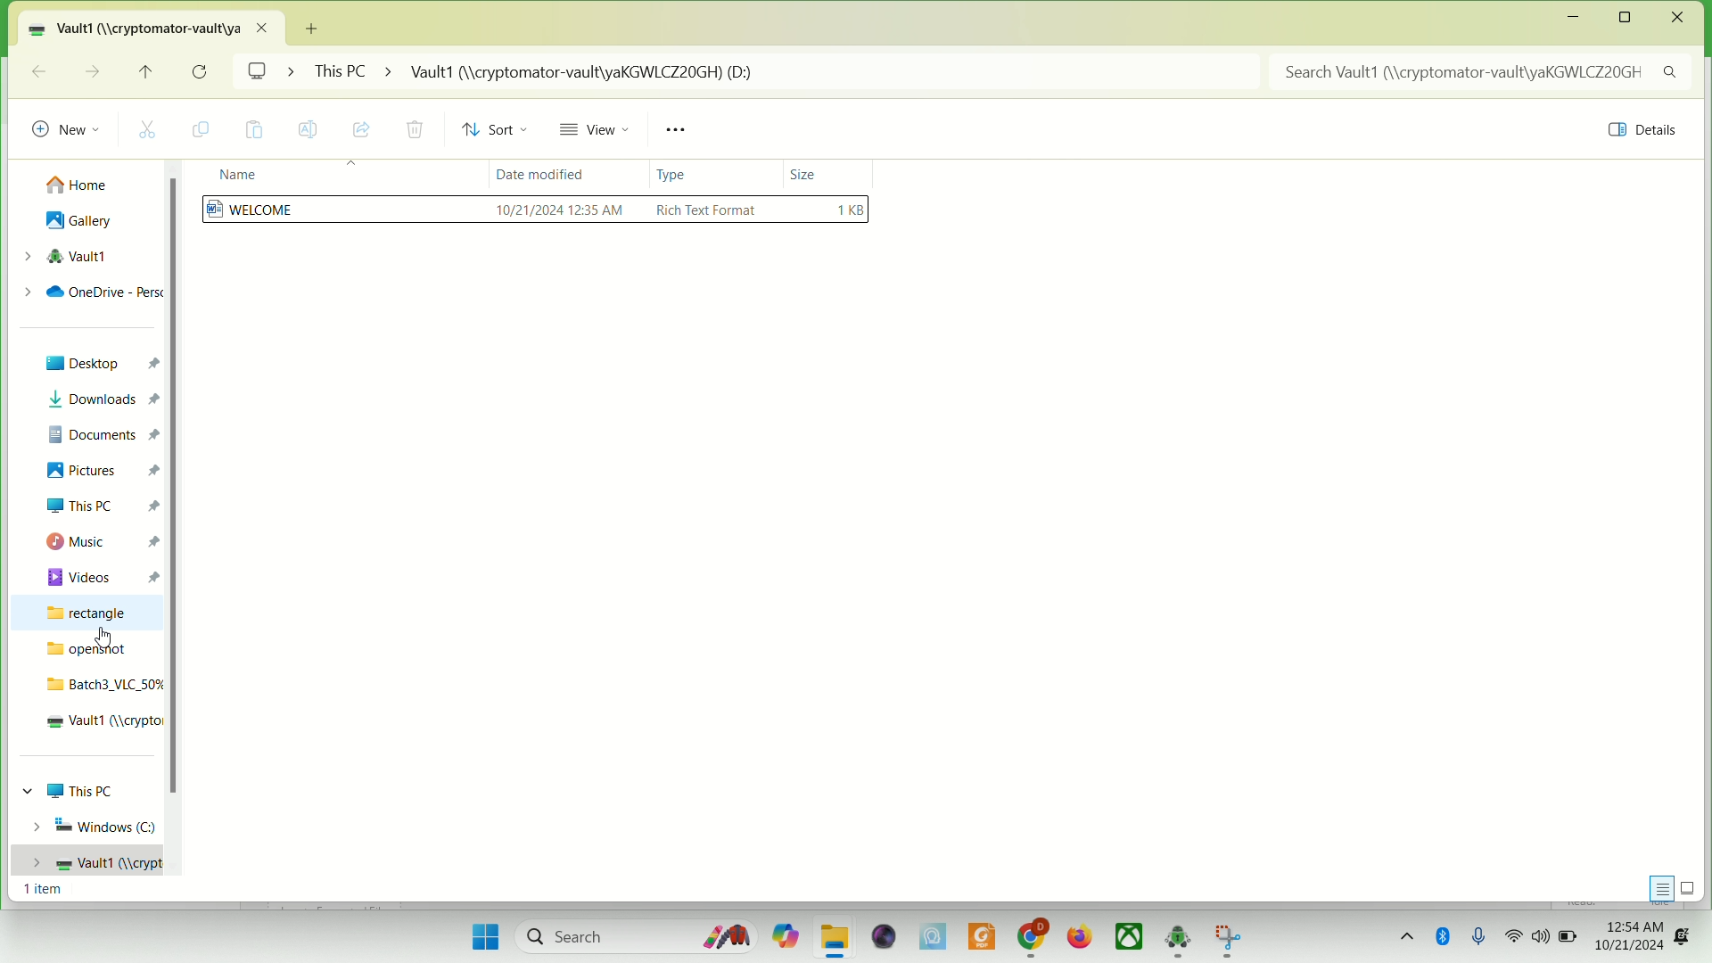 This screenshot has height=963, width=1712. What do you see at coordinates (233, 176) in the screenshot?
I see `name` at bounding box center [233, 176].